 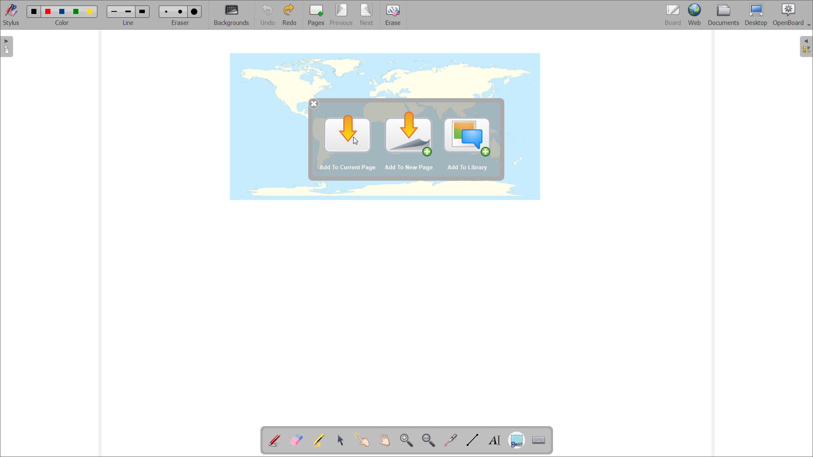 What do you see at coordinates (806, 47) in the screenshot?
I see `open folder view` at bounding box center [806, 47].